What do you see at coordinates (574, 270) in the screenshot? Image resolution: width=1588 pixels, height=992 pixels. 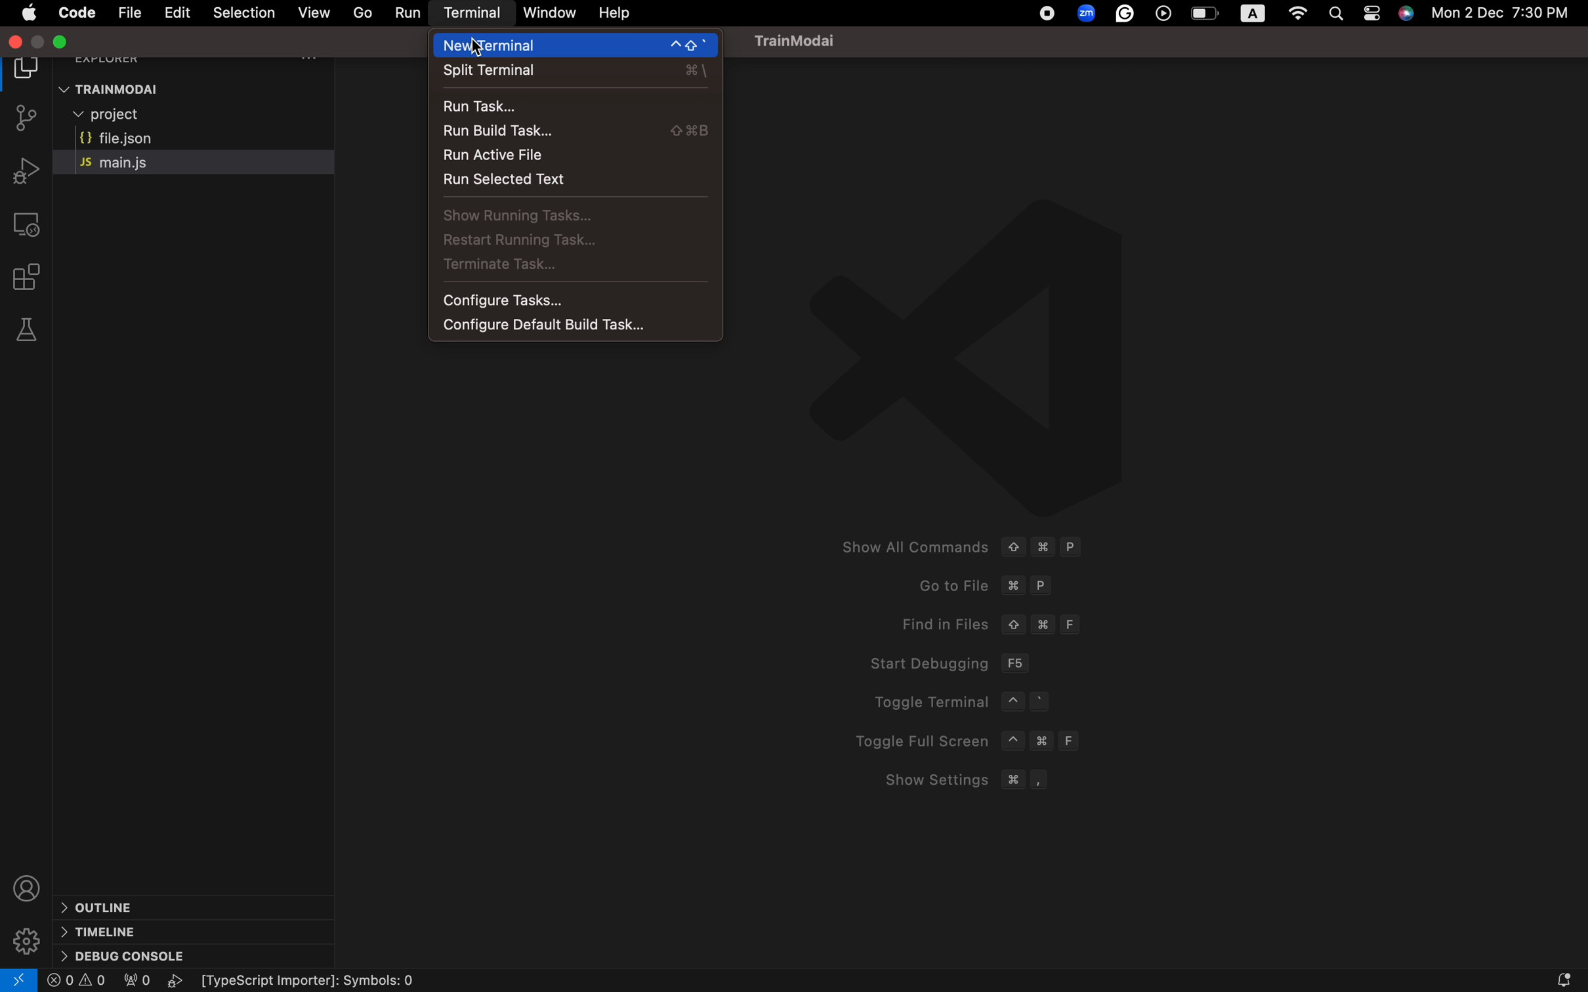 I see `task` at bounding box center [574, 270].